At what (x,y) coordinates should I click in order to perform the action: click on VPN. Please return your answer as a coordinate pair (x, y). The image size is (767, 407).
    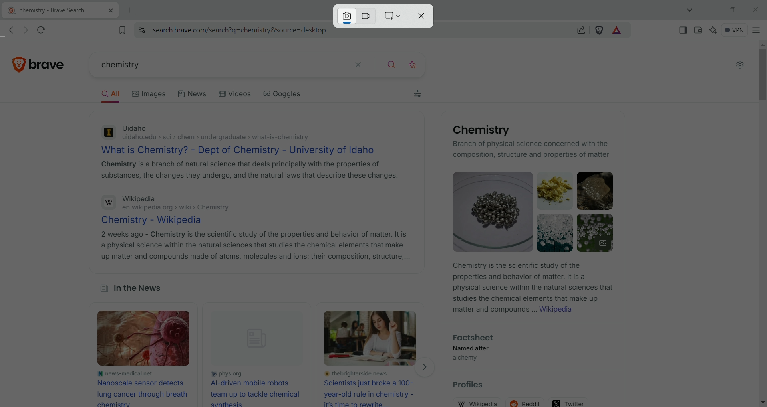
    Looking at the image, I should click on (733, 29).